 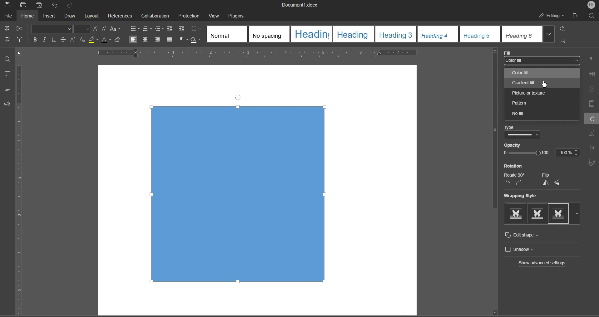 I want to click on Decrease size, so click(x=105, y=29).